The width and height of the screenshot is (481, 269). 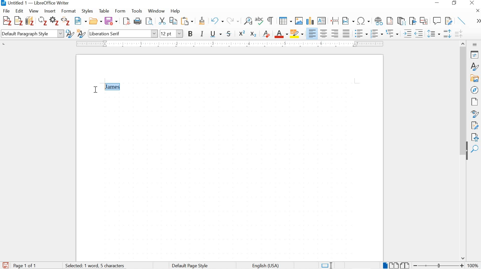 What do you see at coordinates (299, 21) in the screenshot?
I see `insert image` at bounding box center [299, 21].